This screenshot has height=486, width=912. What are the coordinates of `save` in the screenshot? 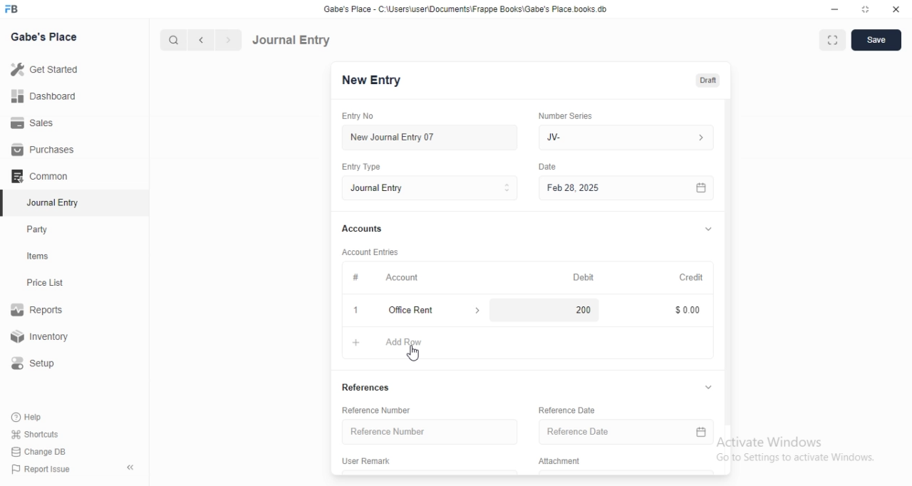 It's located at (877, 40).